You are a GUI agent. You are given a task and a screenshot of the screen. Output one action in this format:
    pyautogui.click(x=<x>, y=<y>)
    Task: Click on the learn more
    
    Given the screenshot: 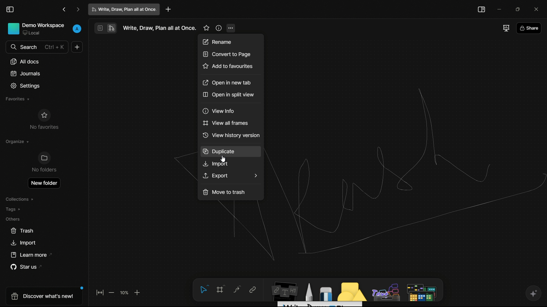 What is the action you would take?
    pyautogui.click(x=28, y=255)
    